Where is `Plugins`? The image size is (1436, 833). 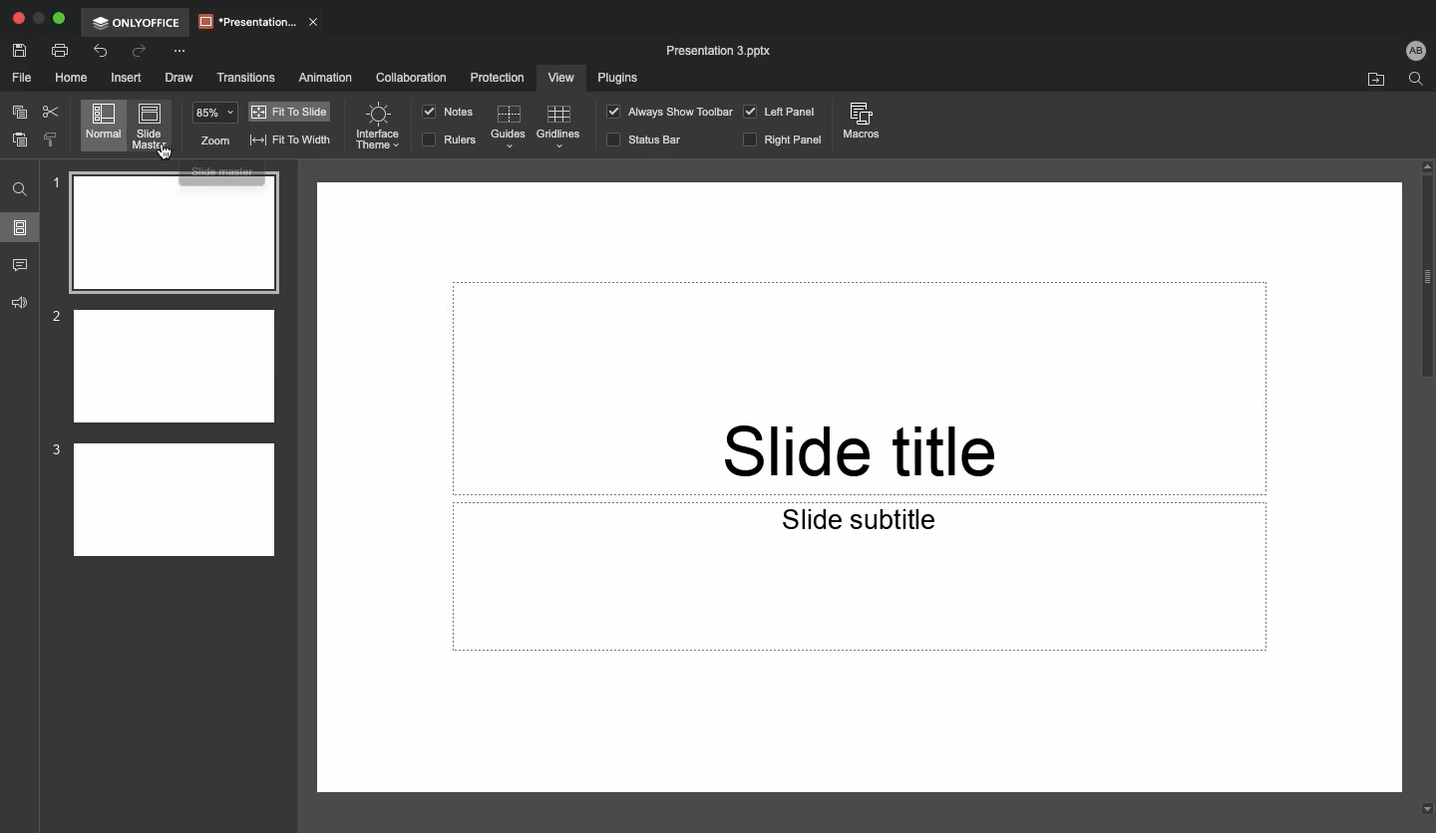
Plugins is located at coordinates (620, 78).